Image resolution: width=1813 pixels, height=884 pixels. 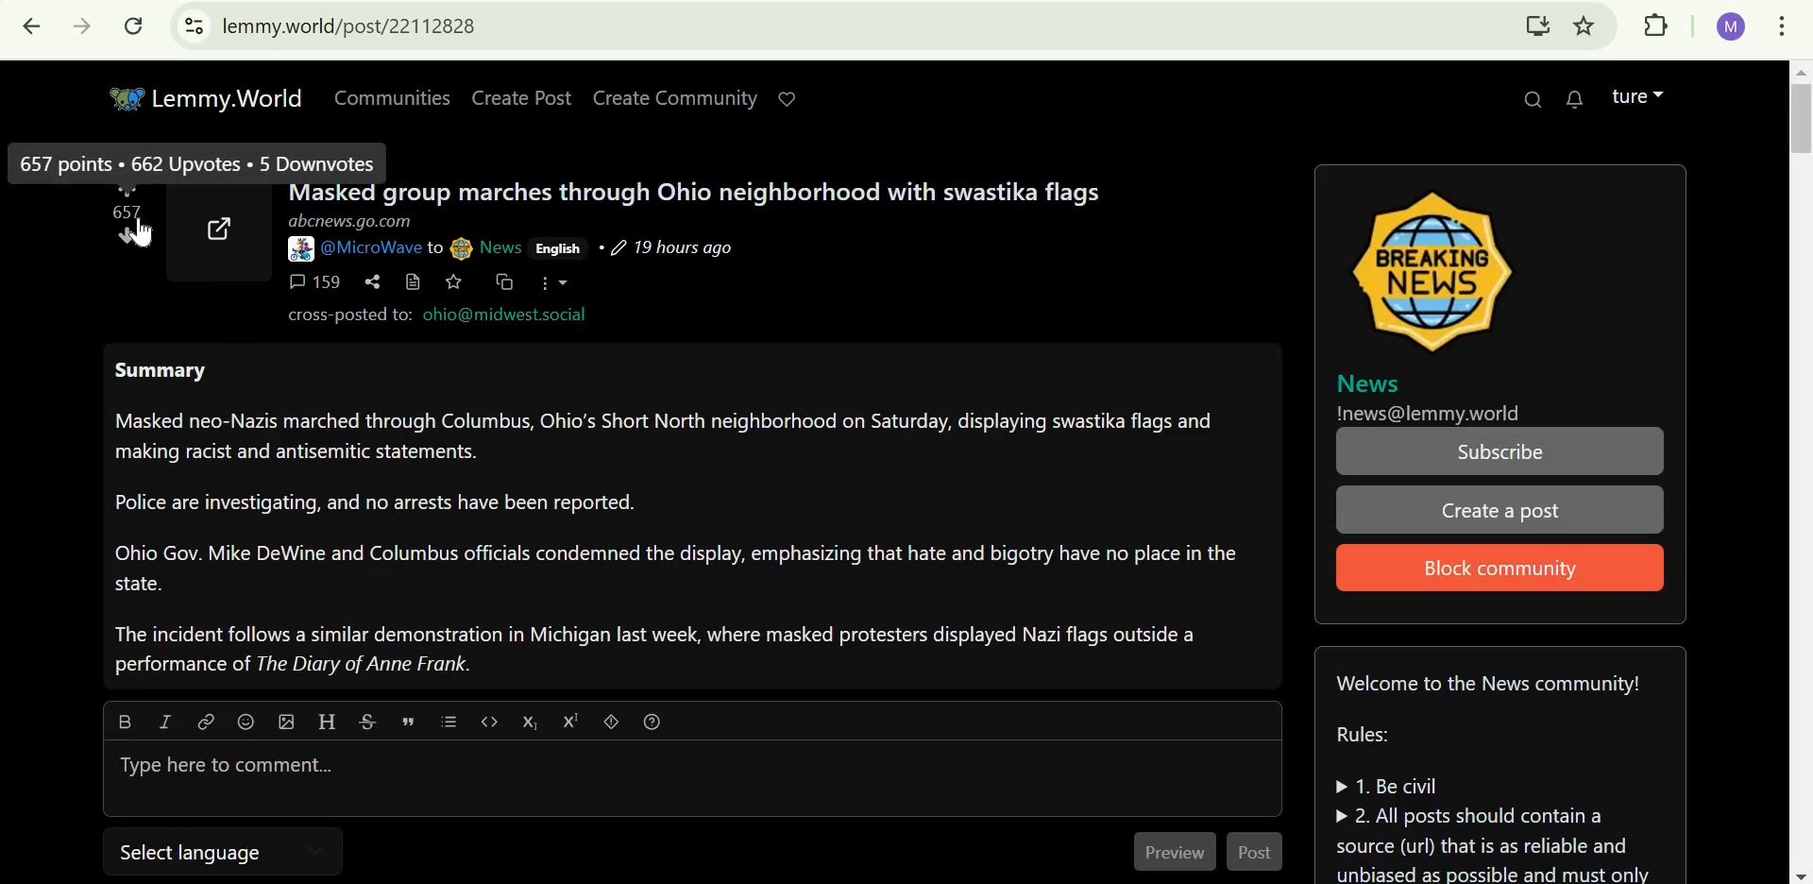 I want to click on external link, so click(x=222, y=227).